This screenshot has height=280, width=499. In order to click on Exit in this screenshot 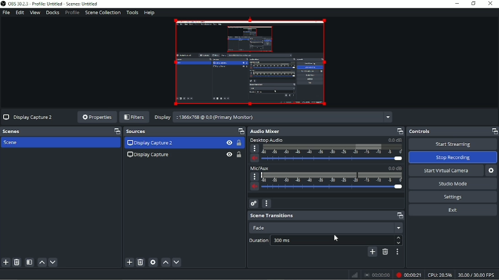, I will do `click(453, 210)`.